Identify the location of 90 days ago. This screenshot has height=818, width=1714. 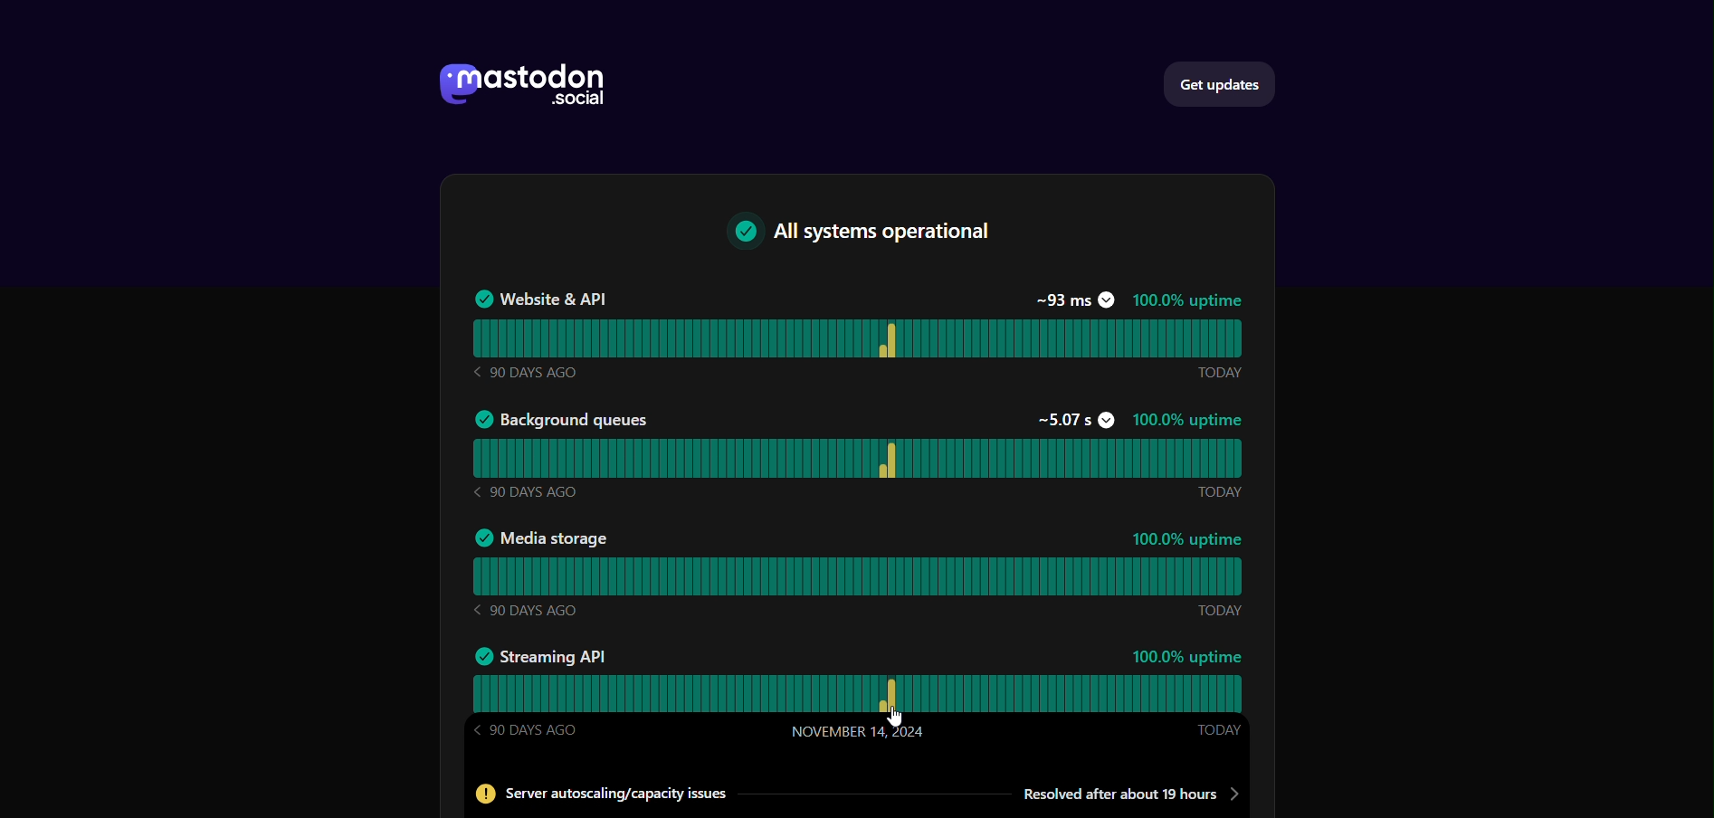
(528, 730).